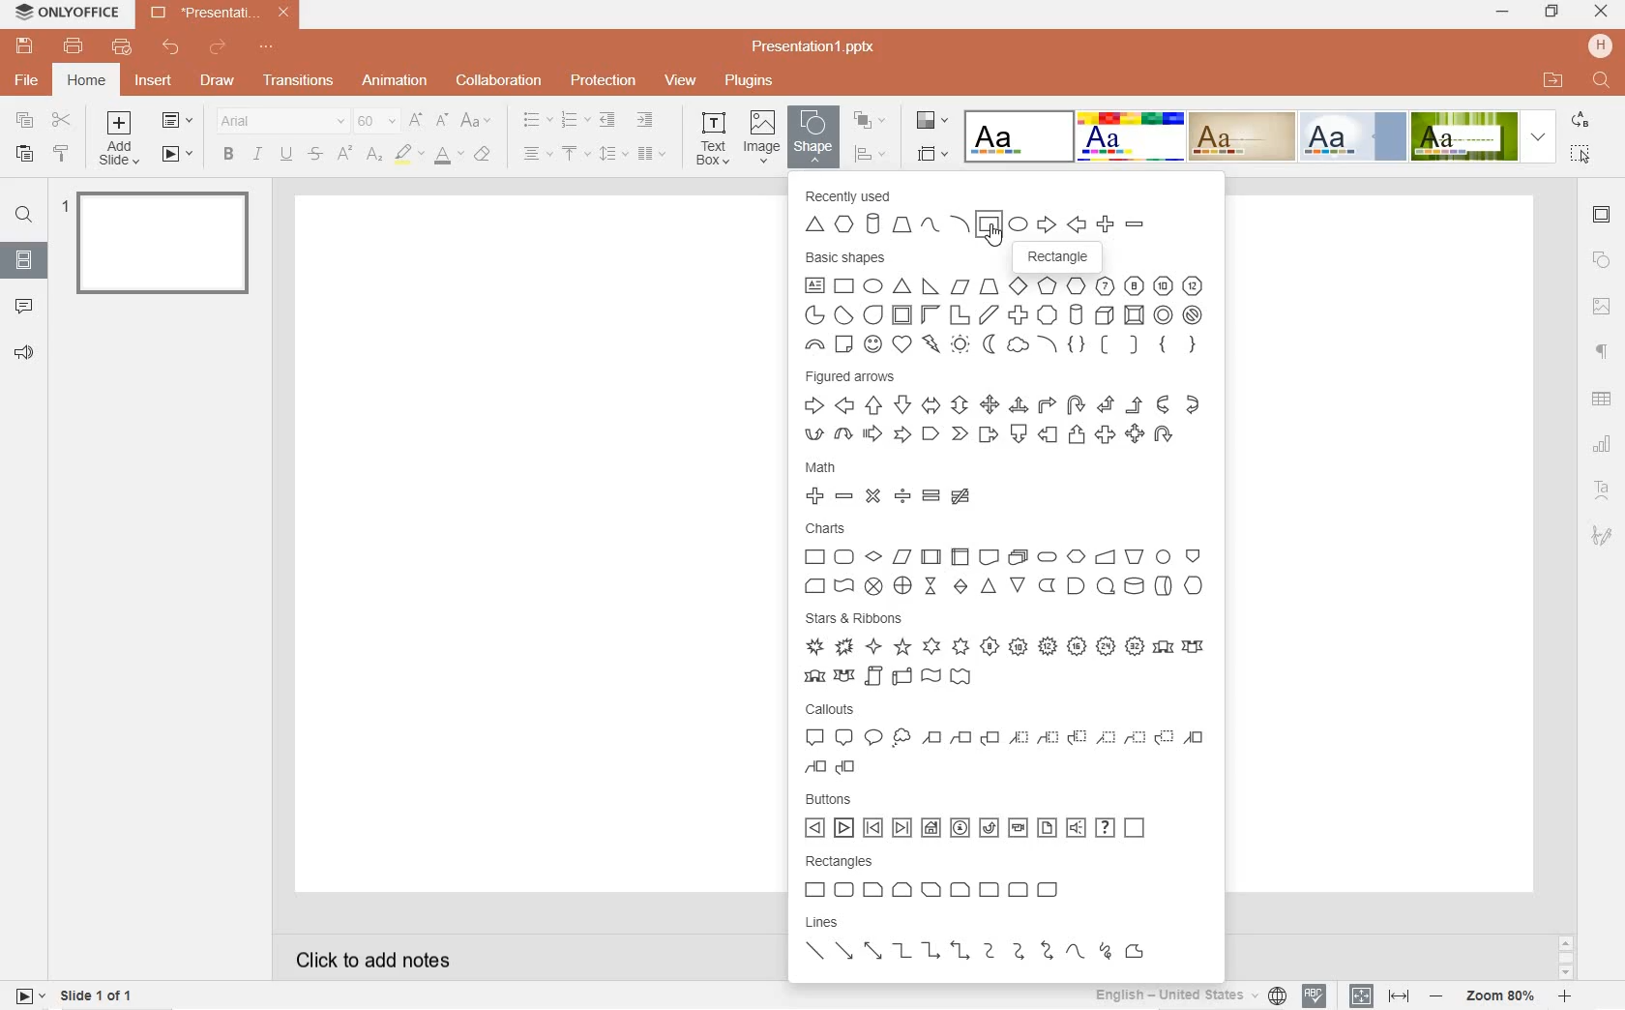 The width and height of the screenshot is (1625, 1010). I want to click on customize quick access toolbar, so click(271, 48).